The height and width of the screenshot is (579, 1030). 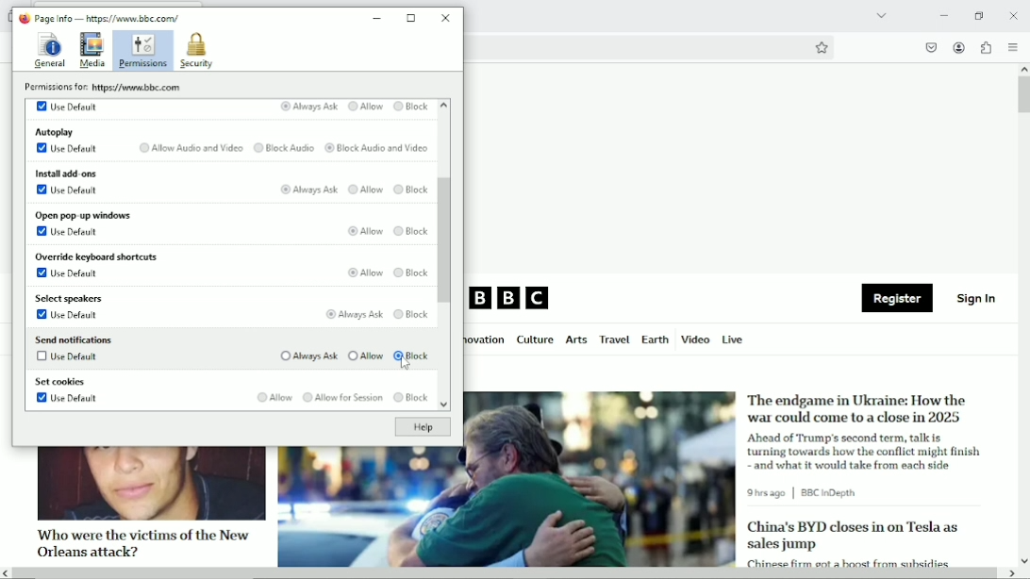 I want to click on Use default, so click(x=67, y=231).